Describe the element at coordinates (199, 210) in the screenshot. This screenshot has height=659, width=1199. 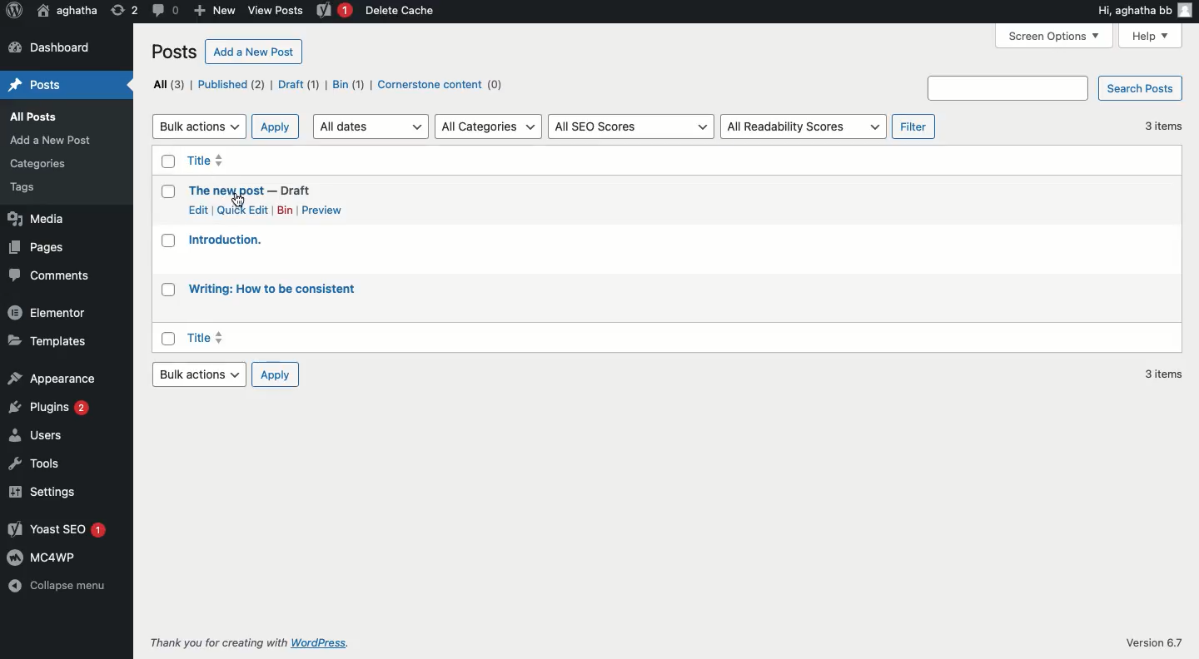
I see `Edit` at that location.